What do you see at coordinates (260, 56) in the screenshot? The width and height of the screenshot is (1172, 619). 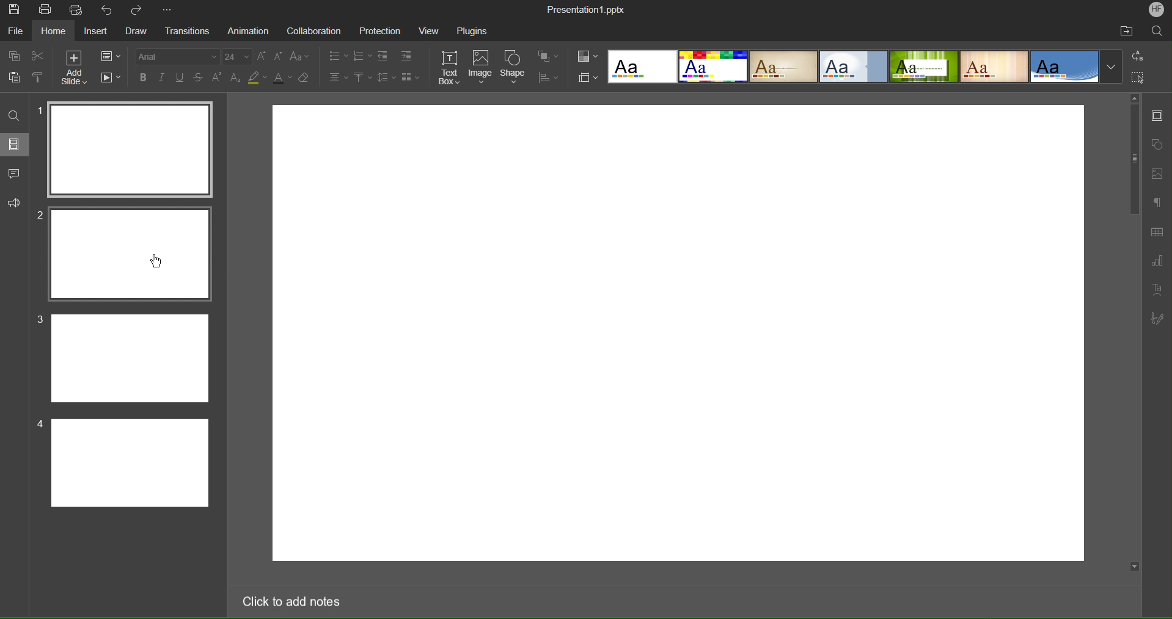 I see `increase font size` at bounding box center [260, 56].